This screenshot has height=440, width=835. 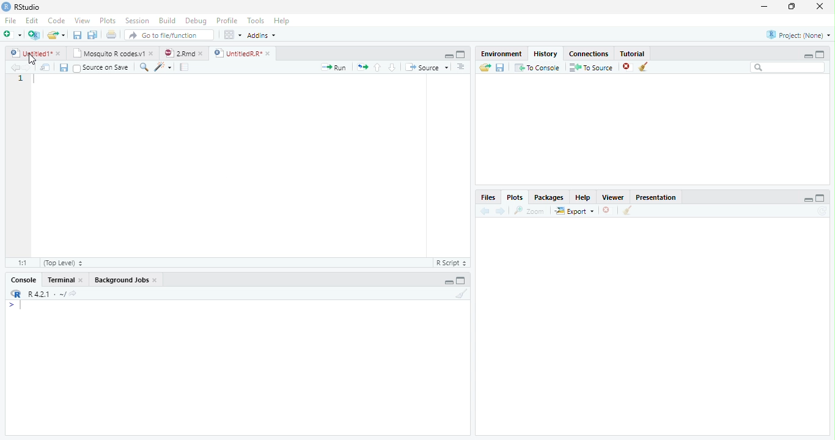 I want to click on minimize, so click(x=449, y=56).